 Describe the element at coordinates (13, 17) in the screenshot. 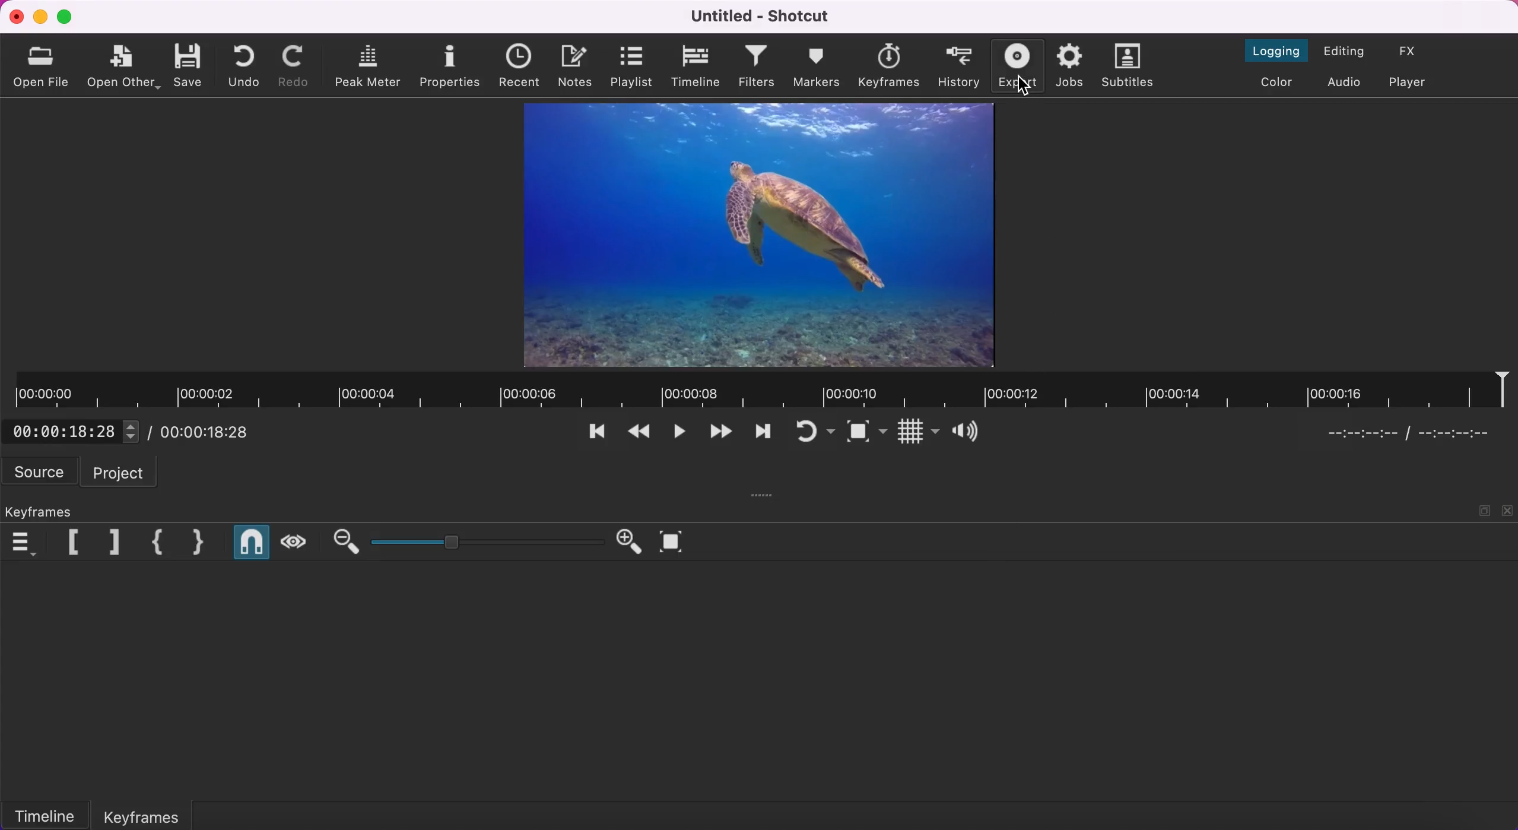

I see `close Shotcut` at that location.